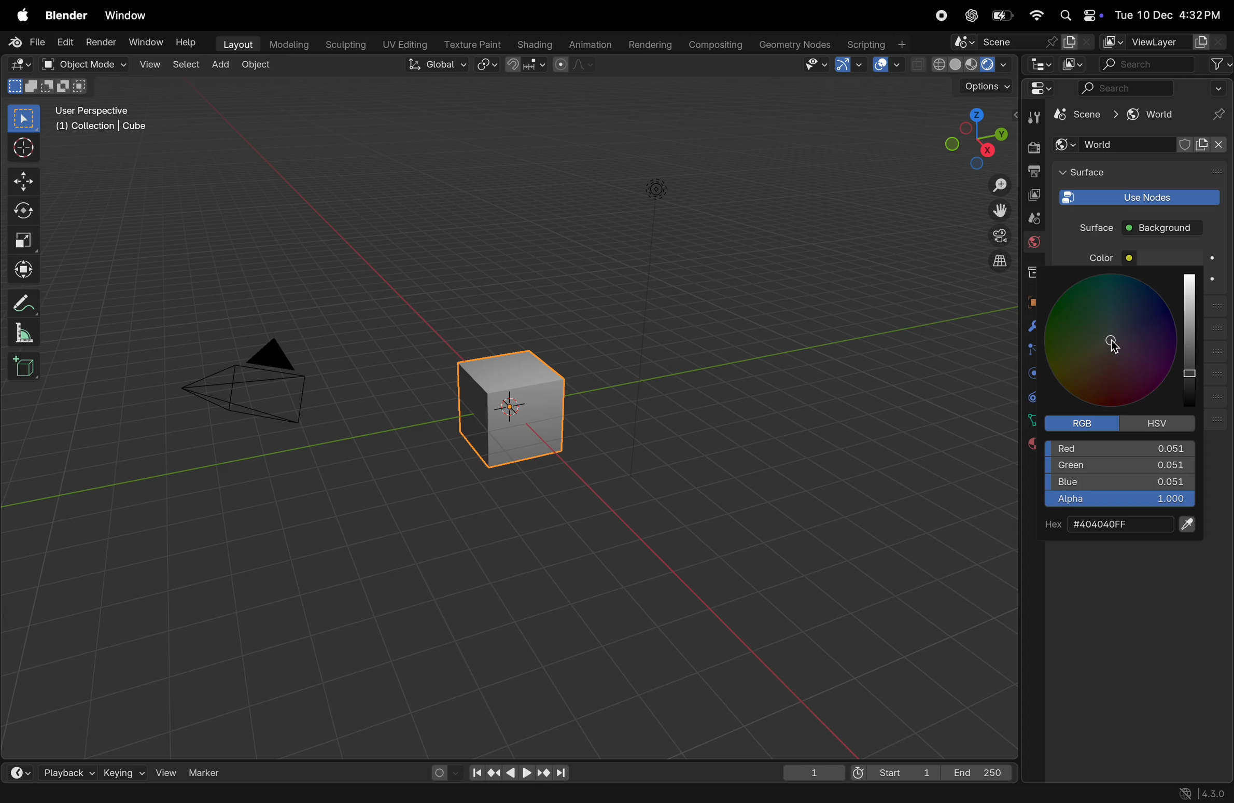 This screenshot has height=803, width=1234. What do you see at coordinates (793, 44) in the screenshot?
I see `Geometry notes` at bounding box center [793, 44].